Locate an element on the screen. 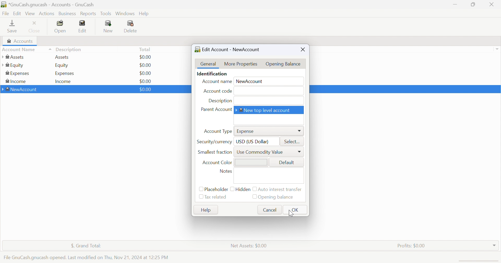  Parent Account is located at coordinates (216, 110).